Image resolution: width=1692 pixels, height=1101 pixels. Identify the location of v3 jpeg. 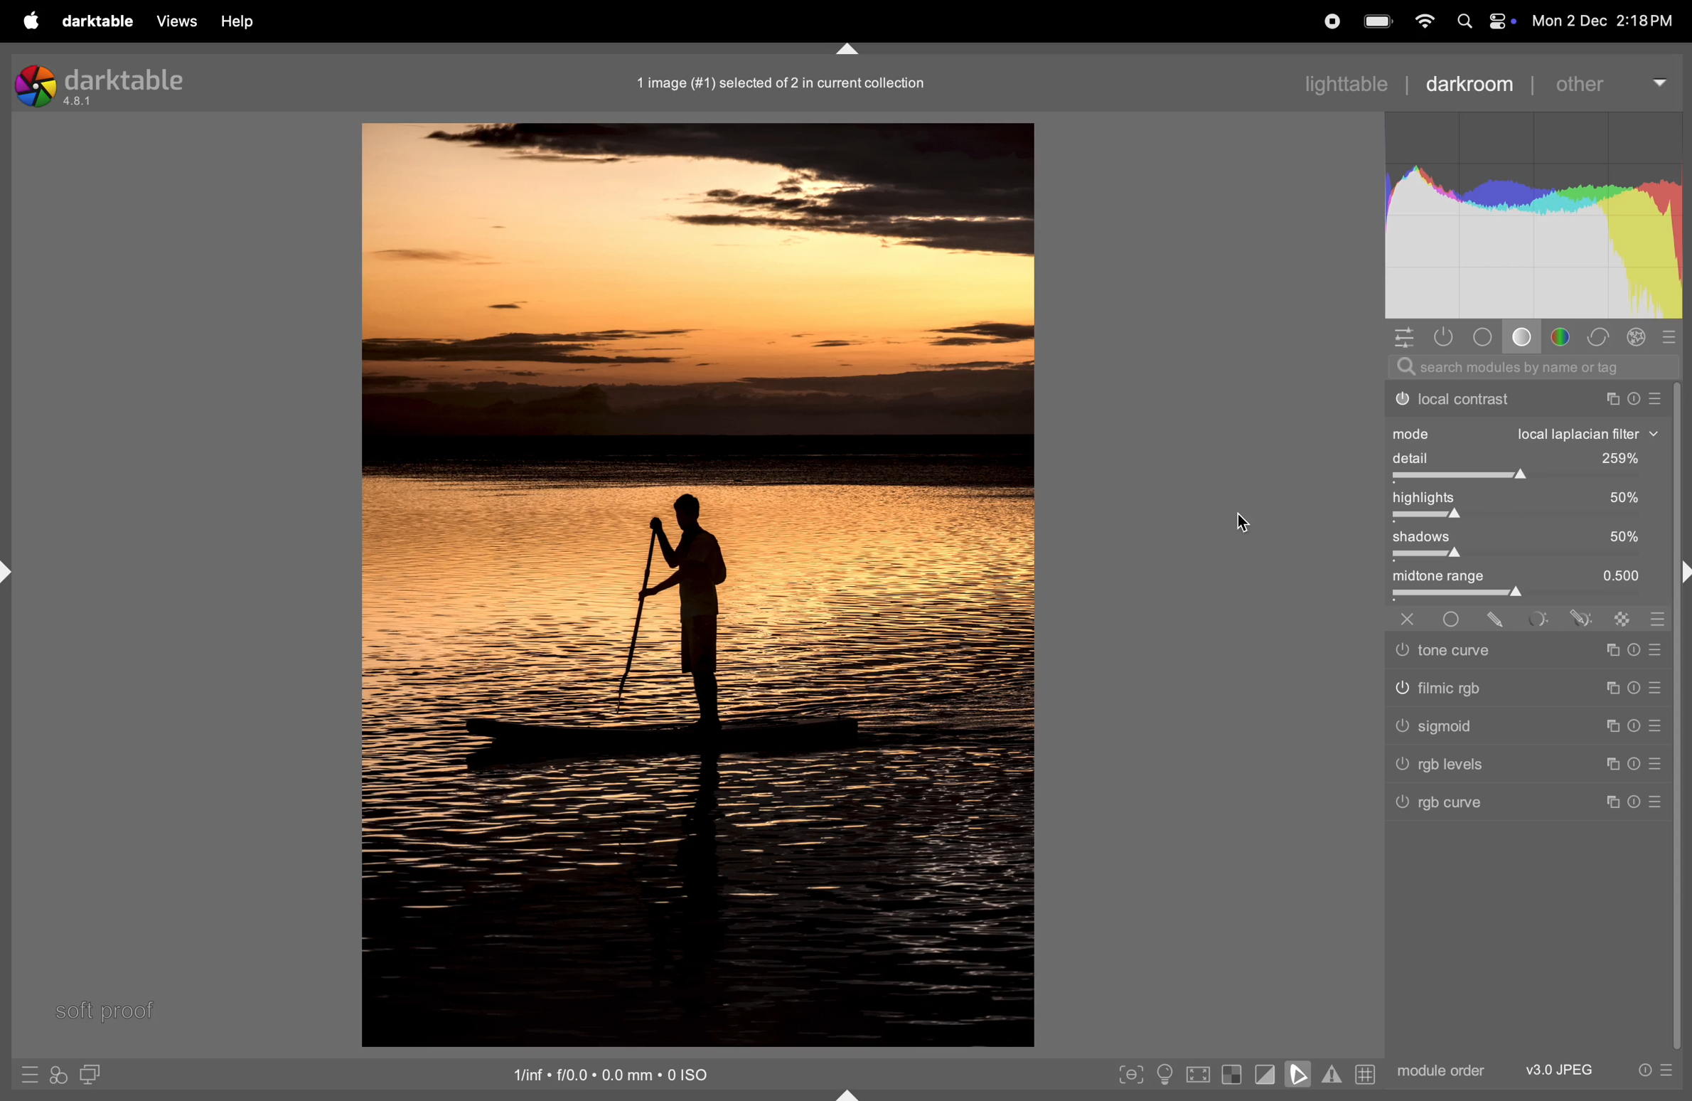
(1556, 1070).